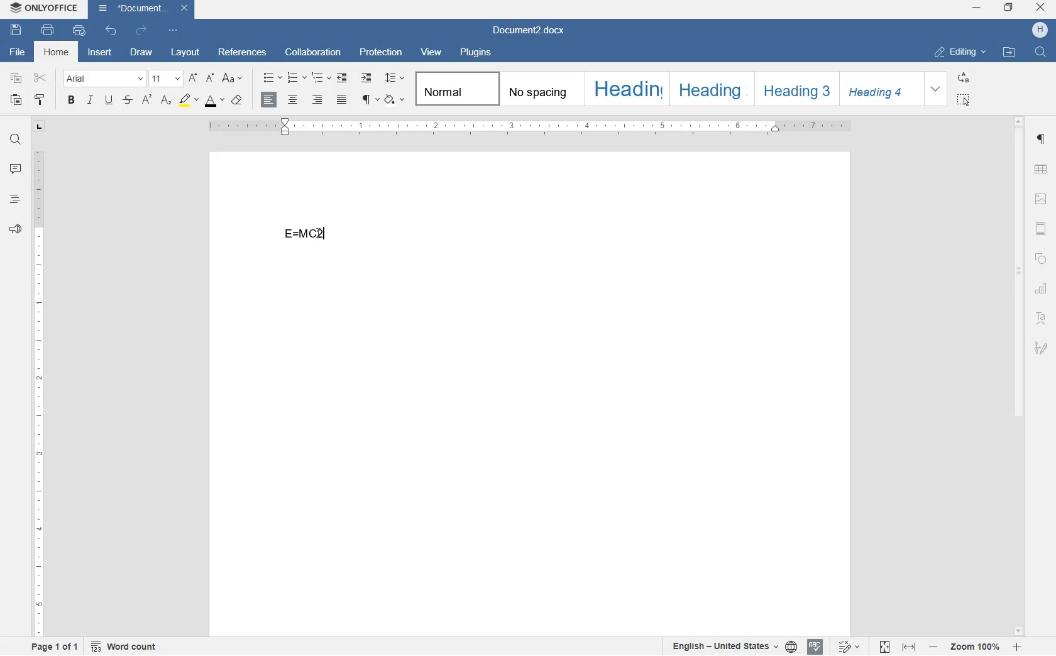 The width and height of the screenshot is (1056, 656). What do you see at coordinates (539, 88) in the screenshot?
I see `no spacing` at bounding box center [539, 88].